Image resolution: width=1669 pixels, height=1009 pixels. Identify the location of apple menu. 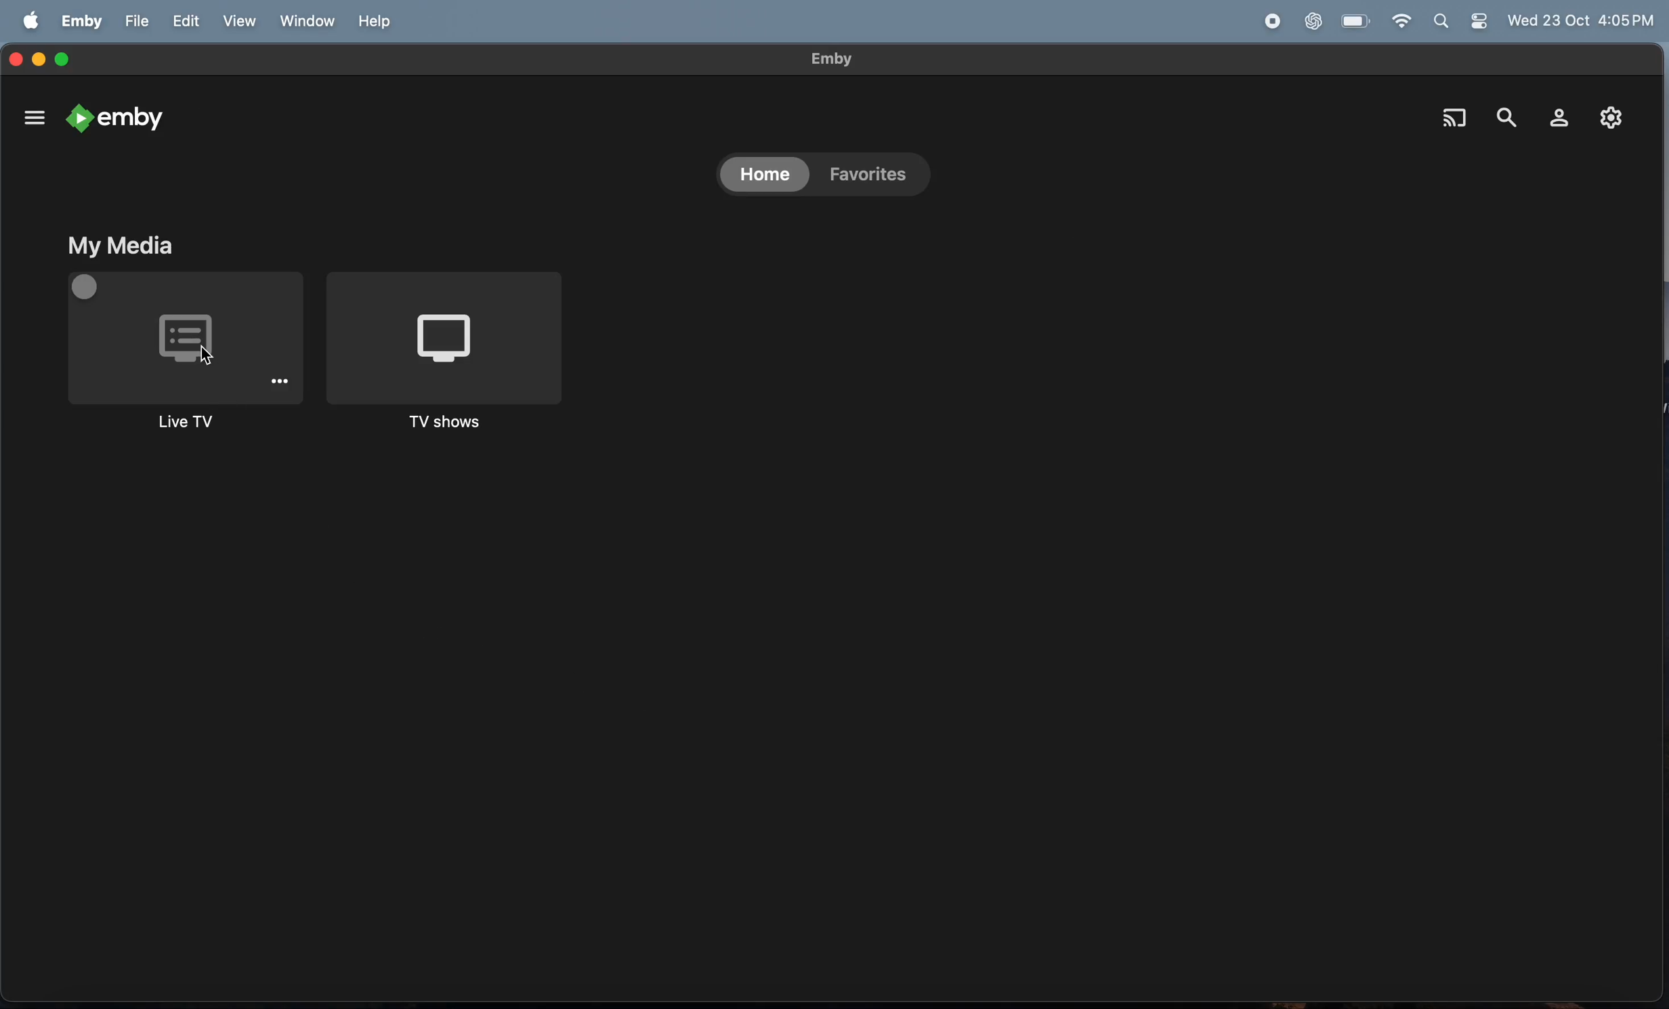
(30, 22).